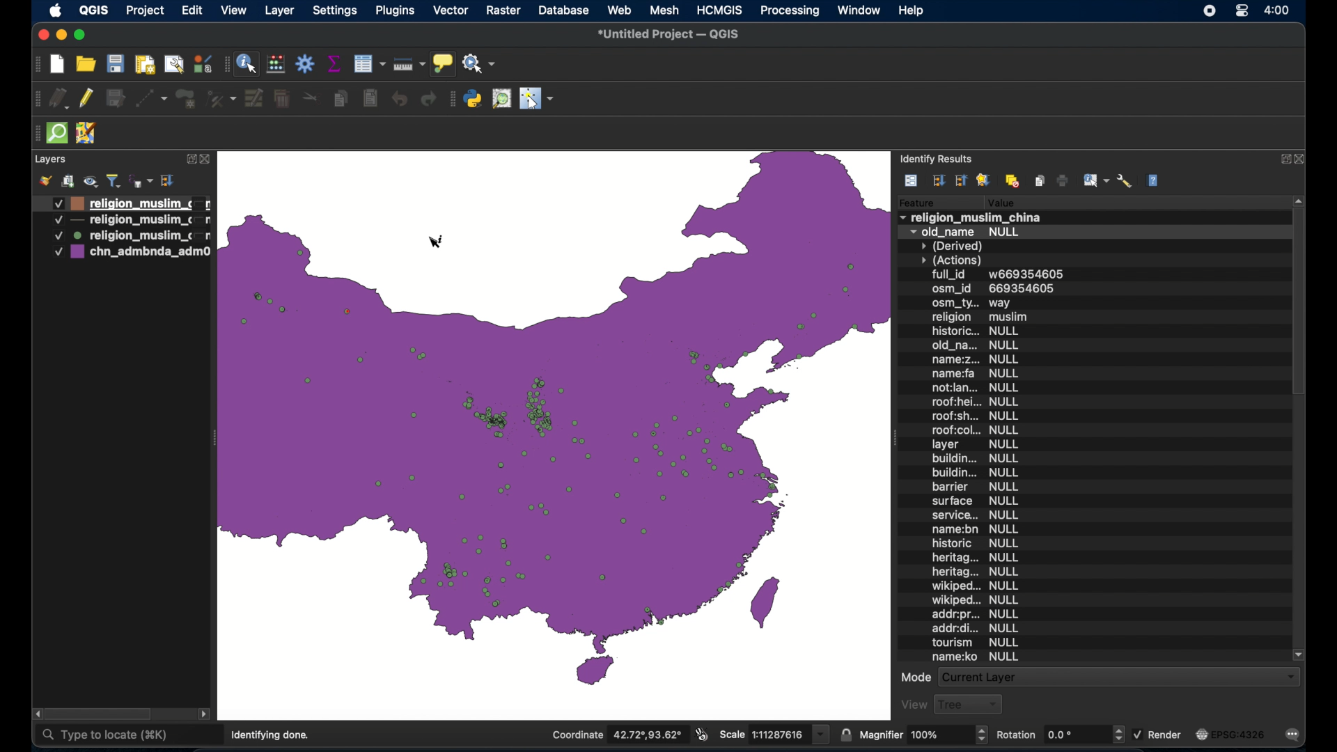 The image size is (1337, 752). What do you see at coordinates (1125, 181) in the screenshot?
I see `identify settings` at bounding box center [1125, 181].